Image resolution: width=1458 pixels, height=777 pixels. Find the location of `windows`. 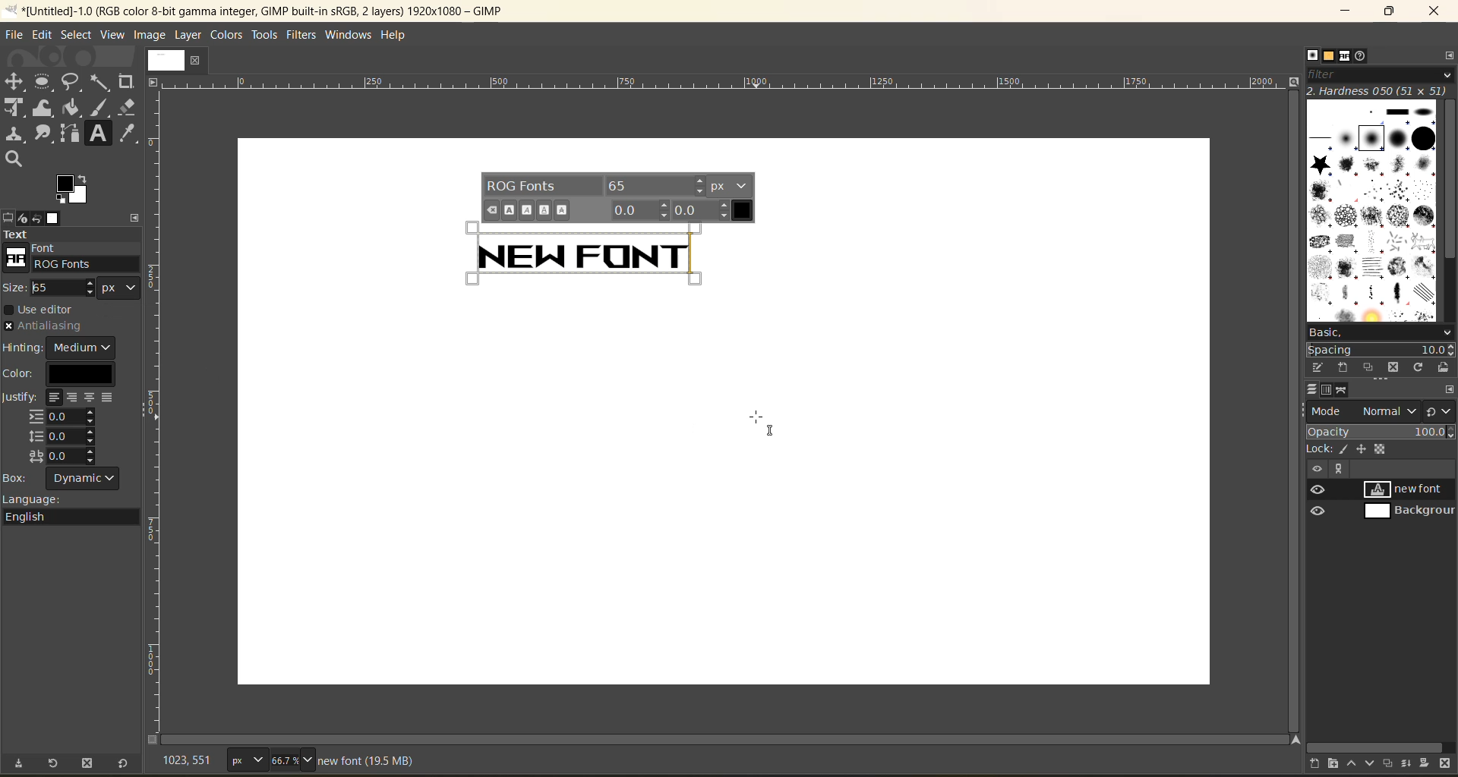

windows is located at coordinates (352, 34).